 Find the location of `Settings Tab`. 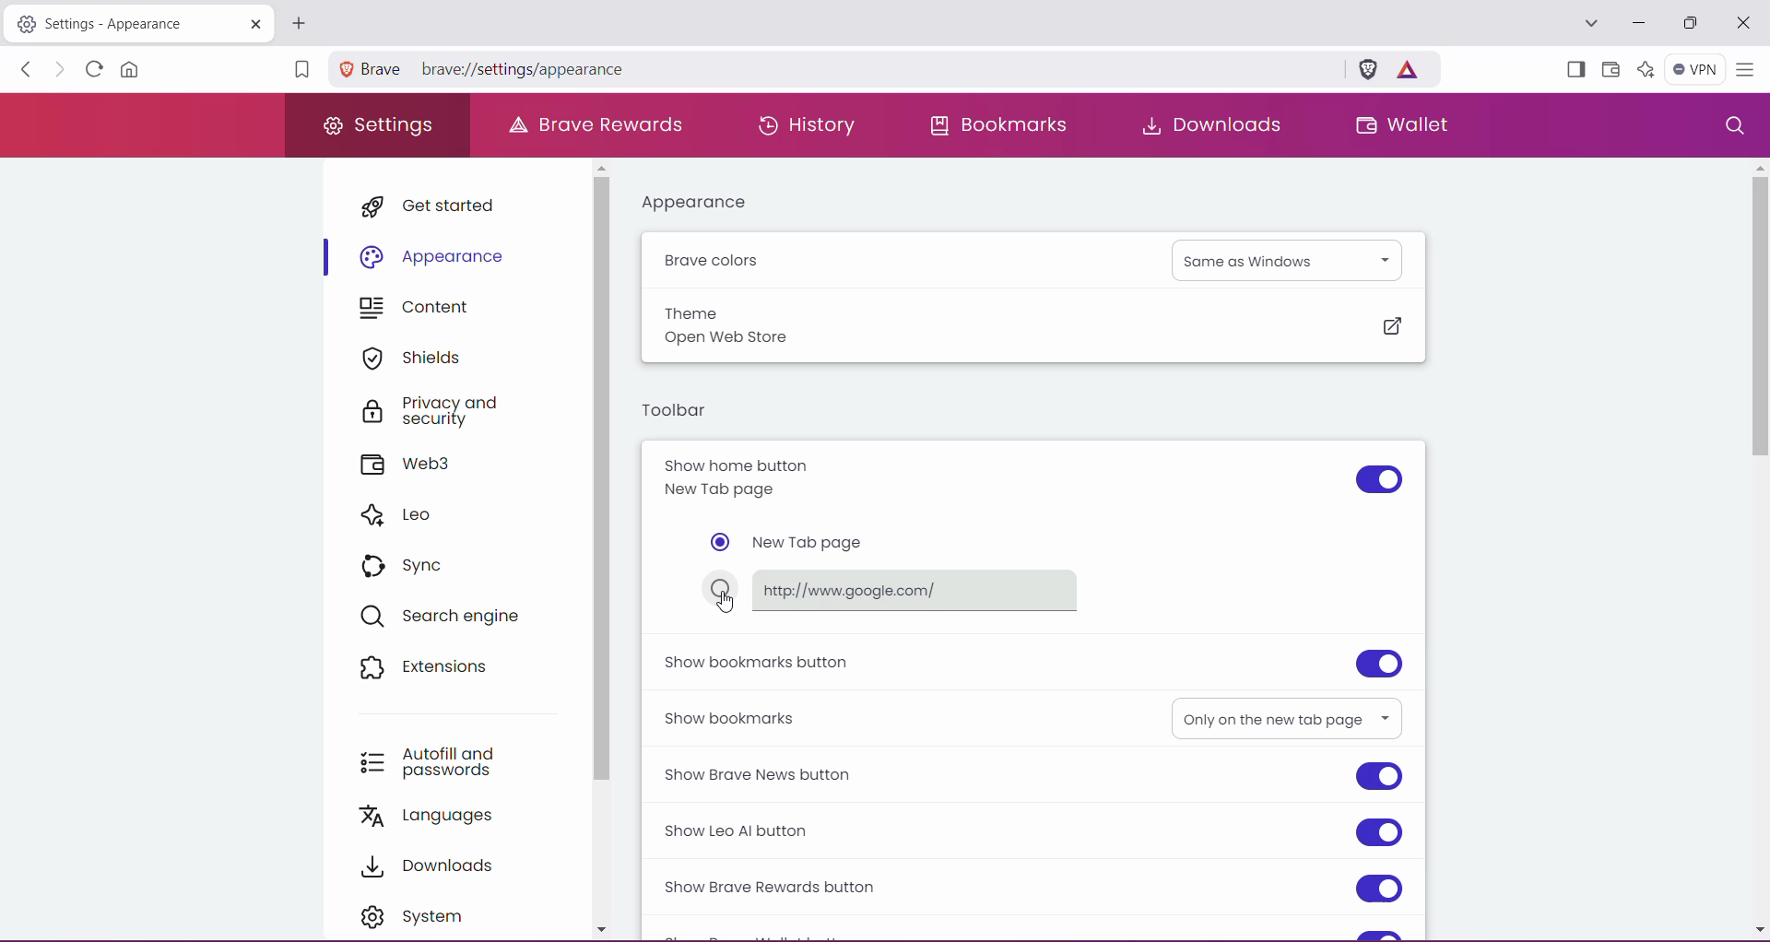

Settings Tab is located at coordinates (111, 24).